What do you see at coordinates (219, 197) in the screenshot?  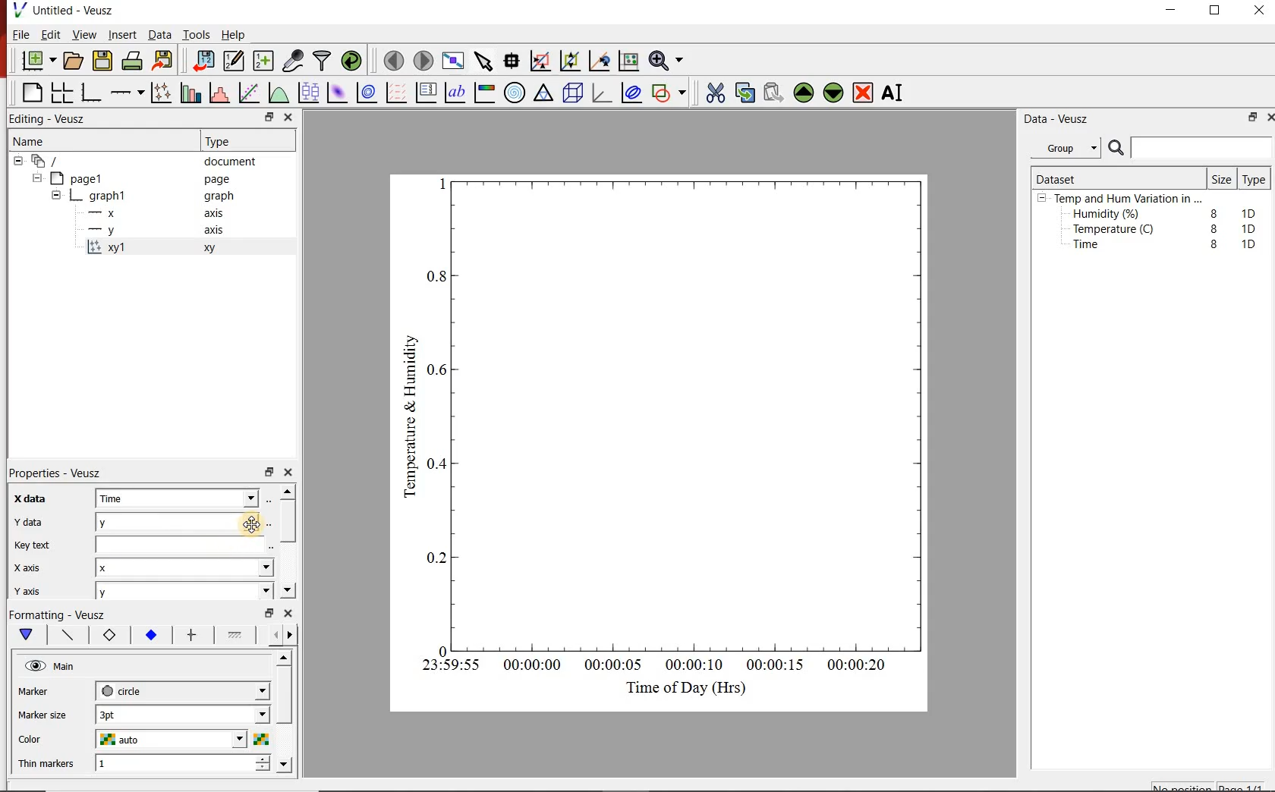 I see `graph` at bounding box center [219, 197].